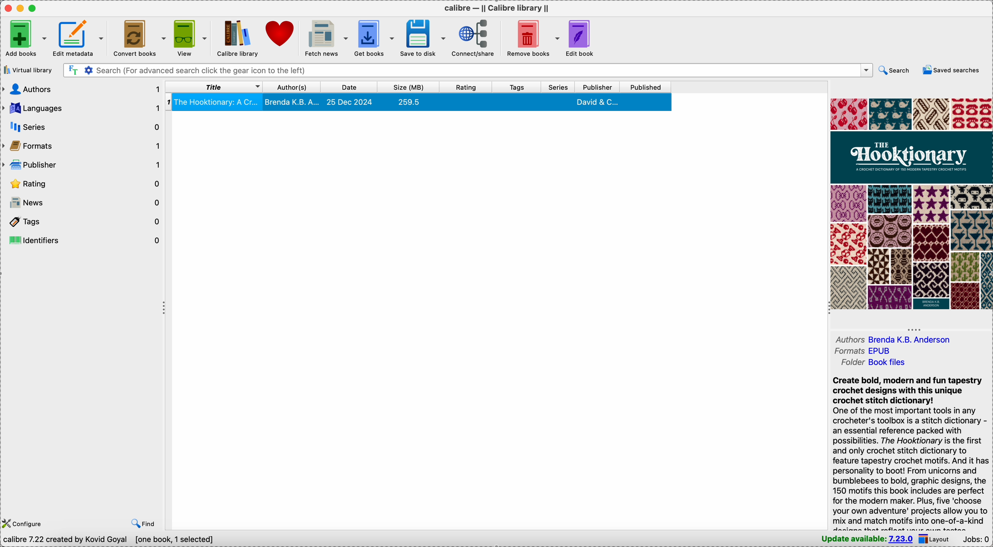  Describe the element at coordinates (22, 8) in the screenshot. I see `minimize` at that location.